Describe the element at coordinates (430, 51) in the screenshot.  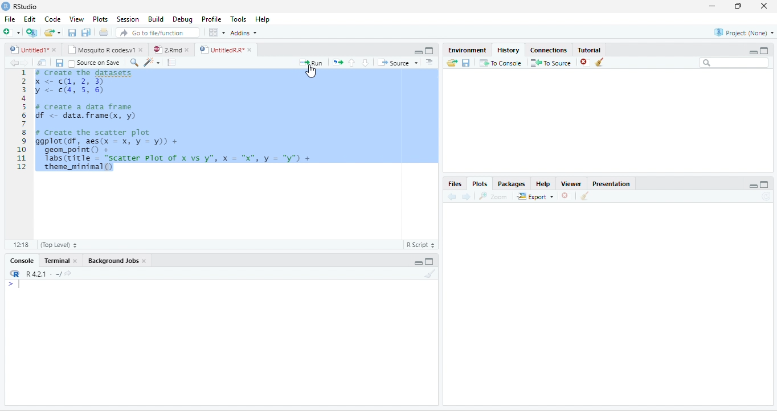
I see `Maximize` at that location.